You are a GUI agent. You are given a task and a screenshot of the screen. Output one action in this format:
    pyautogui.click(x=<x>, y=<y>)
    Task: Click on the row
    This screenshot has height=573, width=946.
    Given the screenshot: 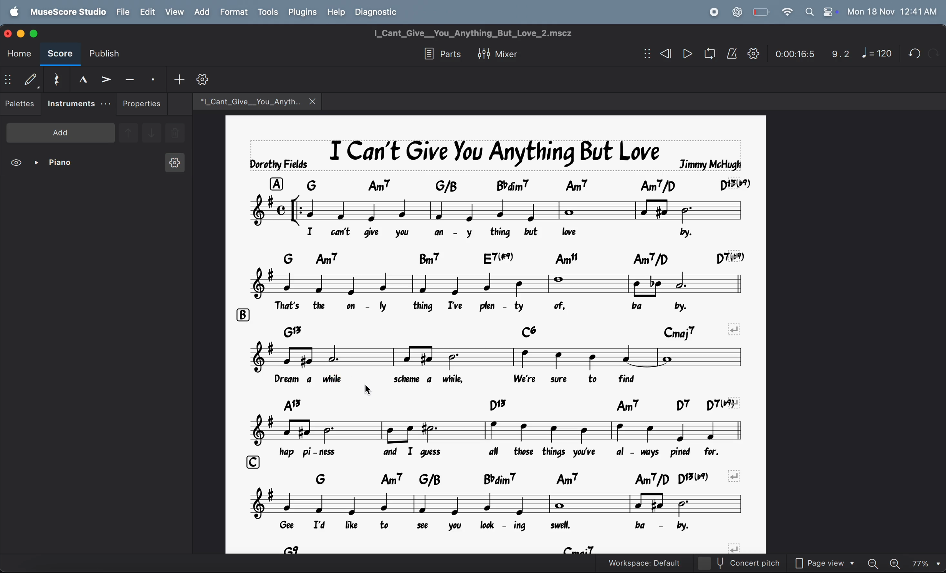 What is the action you would take?
    pyautogui.click(x=240, y=313)
    